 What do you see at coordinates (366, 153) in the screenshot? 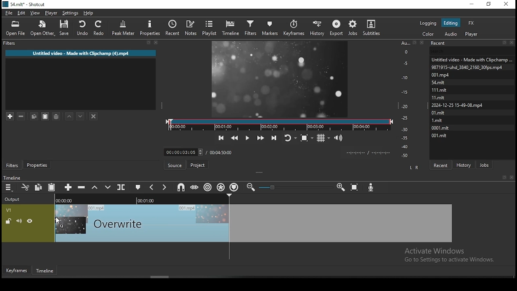
I see `timer` at bounding box center [366, 153].